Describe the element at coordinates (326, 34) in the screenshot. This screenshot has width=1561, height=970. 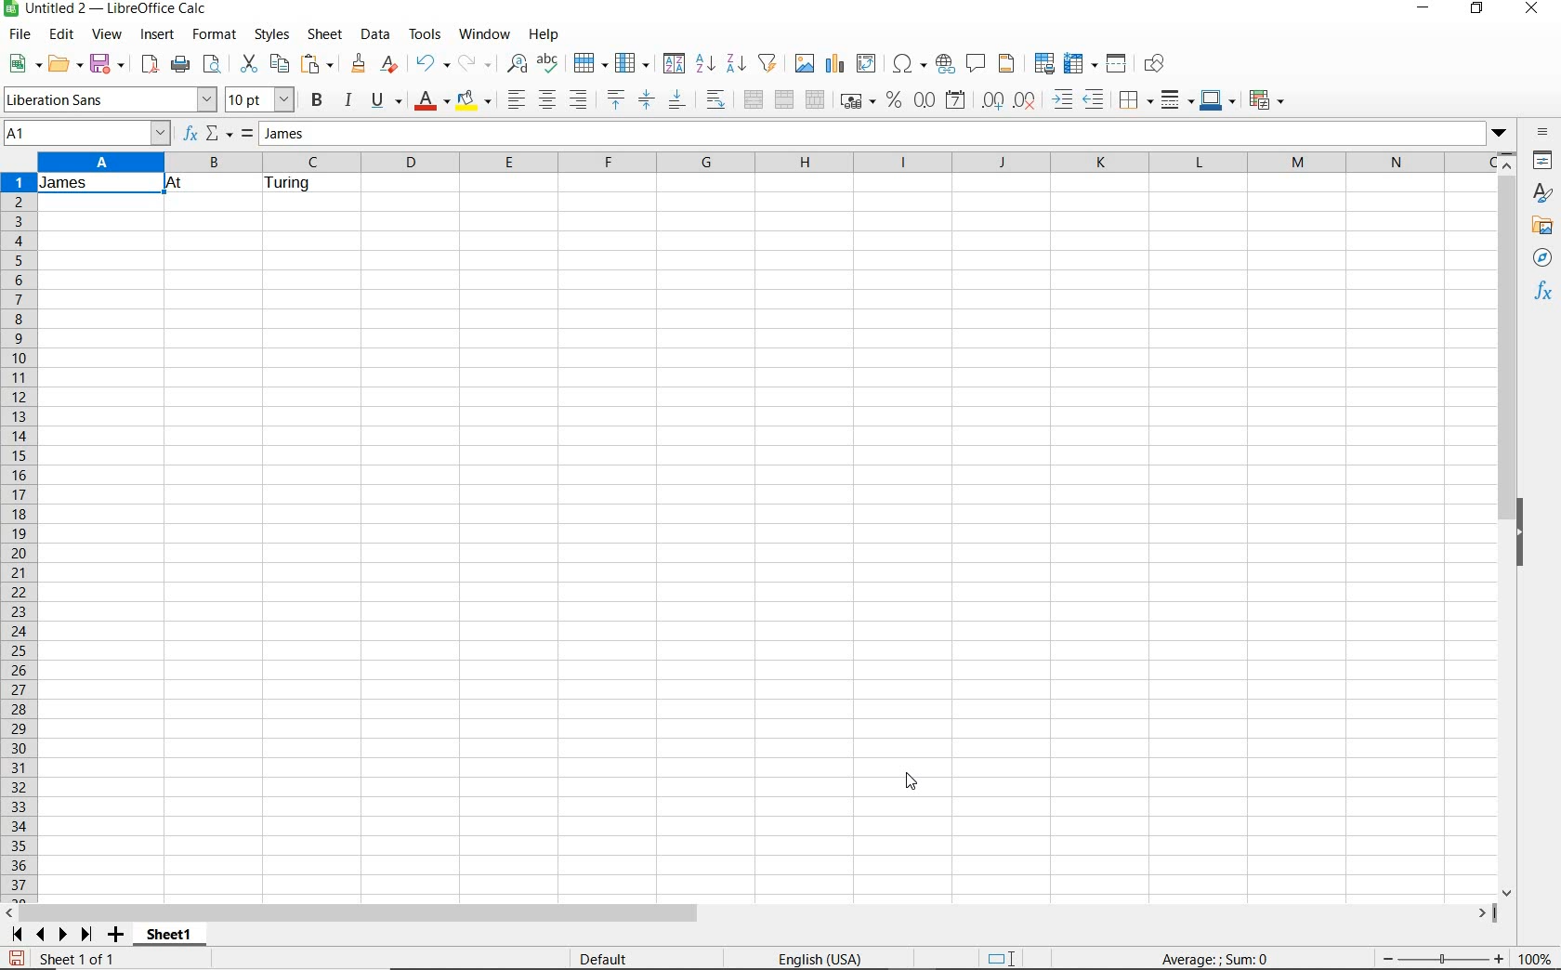
I see `sheet` at that location.